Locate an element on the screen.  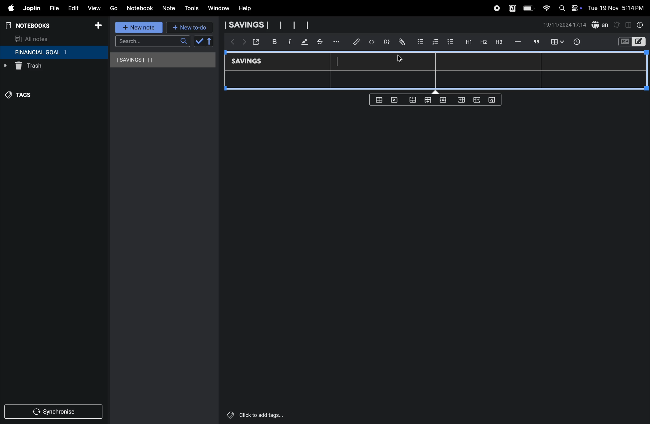
time is located at coordinates (580, 42).